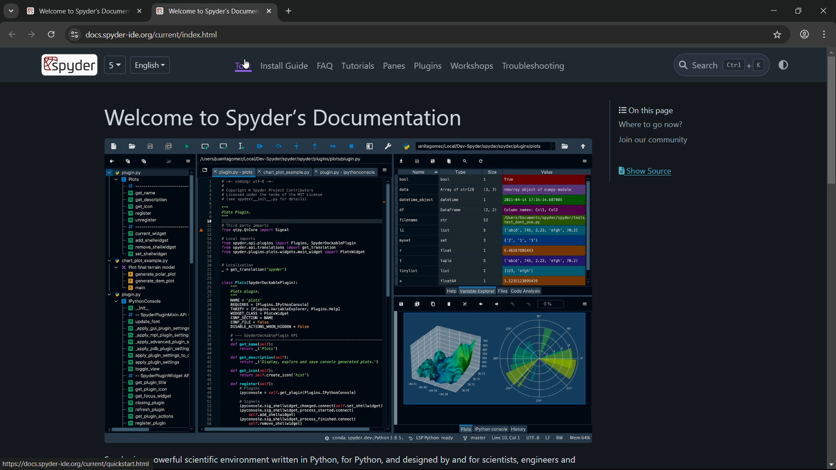 The height and width of the screenshot is (470, 836). I want to click on Where to go now?, so click(659, 126).